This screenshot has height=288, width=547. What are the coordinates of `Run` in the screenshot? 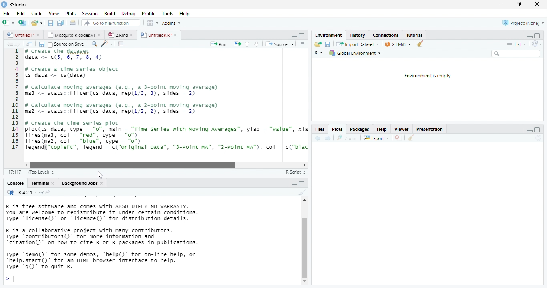 It's located at (219, 44).